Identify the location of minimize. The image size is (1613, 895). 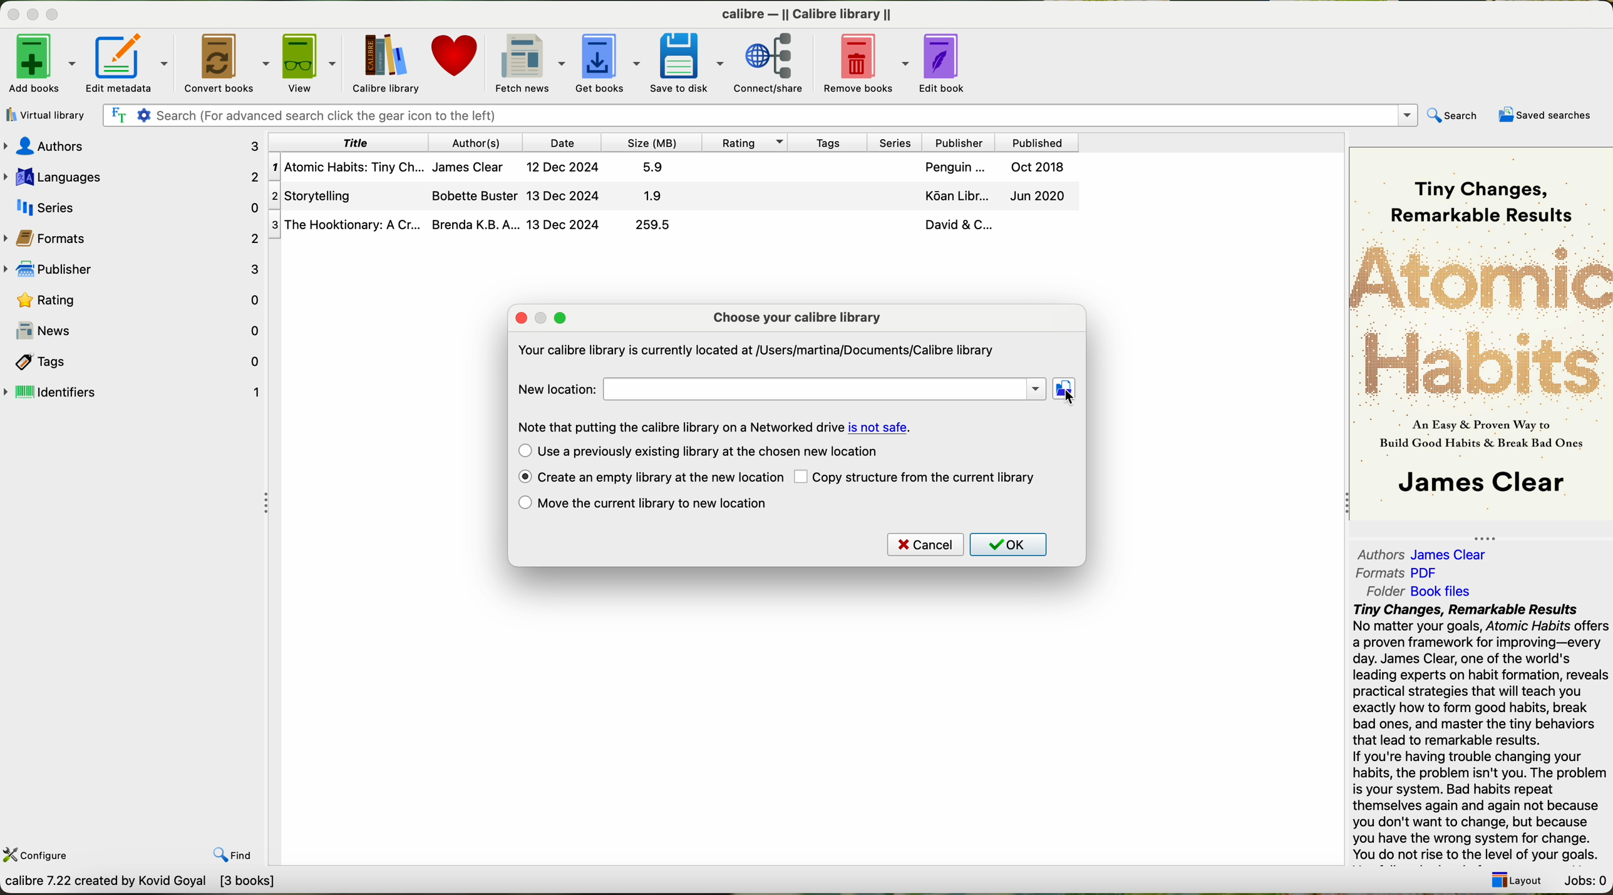
(545, 319).